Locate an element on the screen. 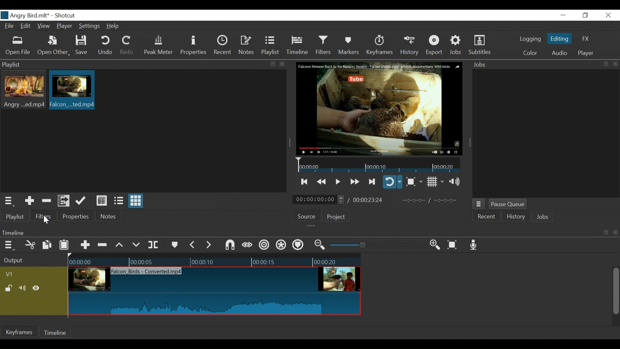 This screenshot has height=349, width=620. Ripple all tracks is located at coordinates (298, 246).